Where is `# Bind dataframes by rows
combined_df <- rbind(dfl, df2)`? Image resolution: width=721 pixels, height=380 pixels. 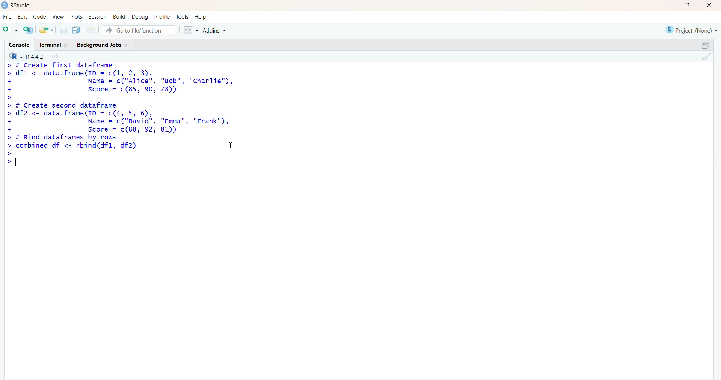 # Bind dataframes by rows
combined_df <- rbind(dfl, df2) is located at coordinates (73, 151).